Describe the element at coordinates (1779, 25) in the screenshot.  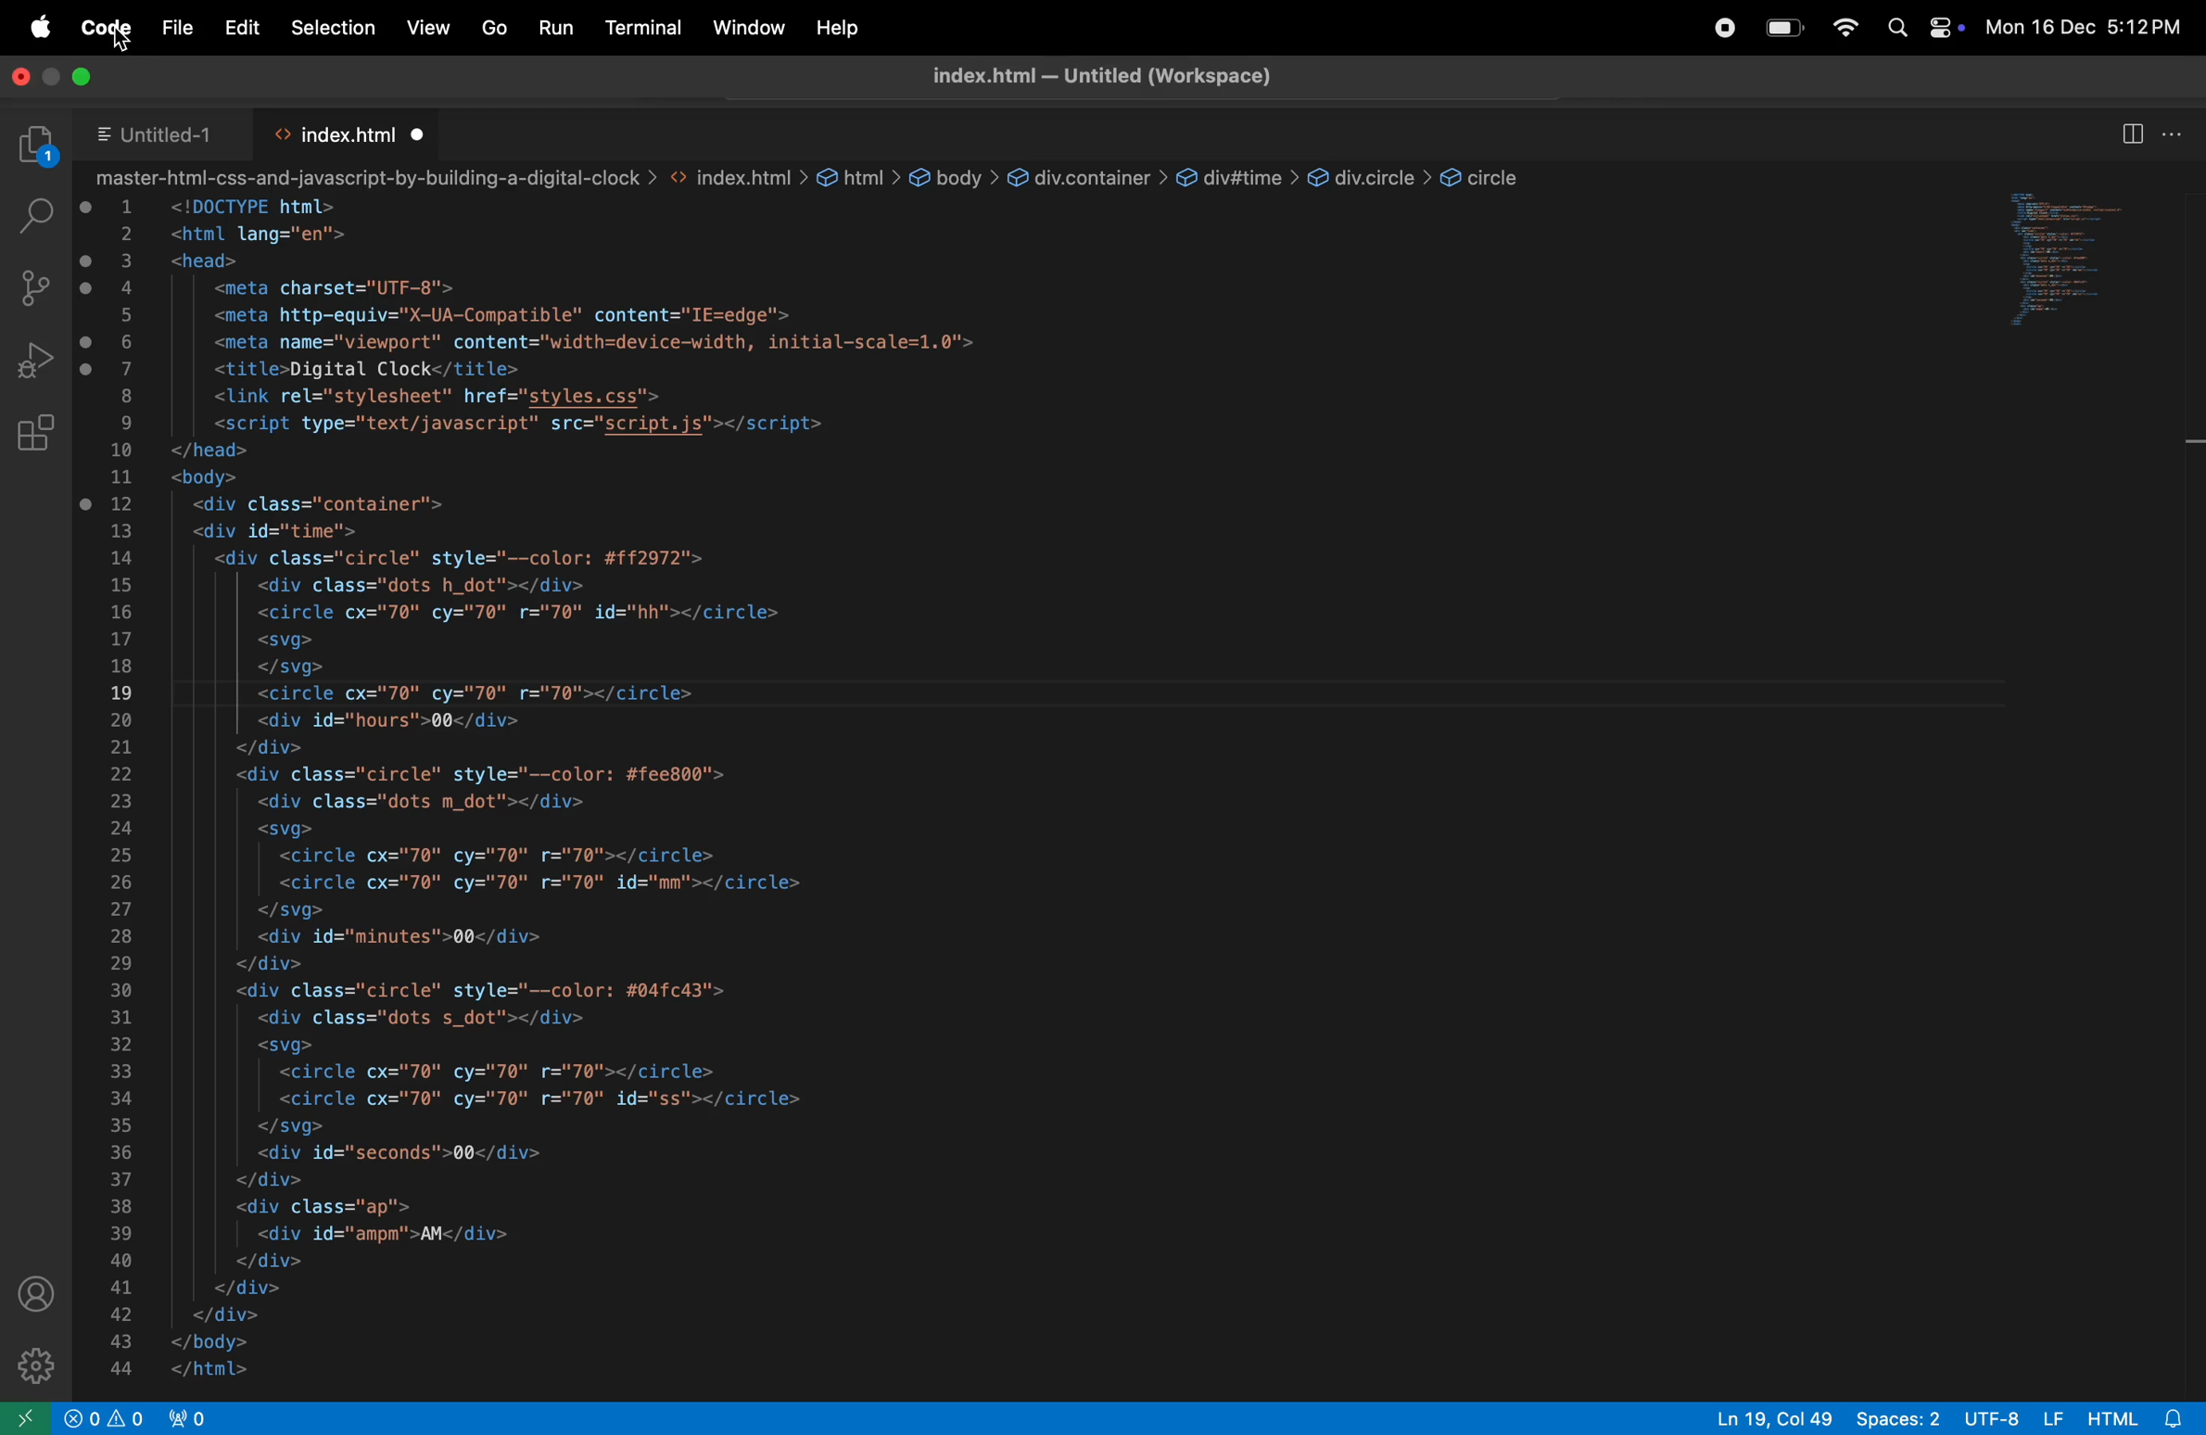
I see `battery` at that location.